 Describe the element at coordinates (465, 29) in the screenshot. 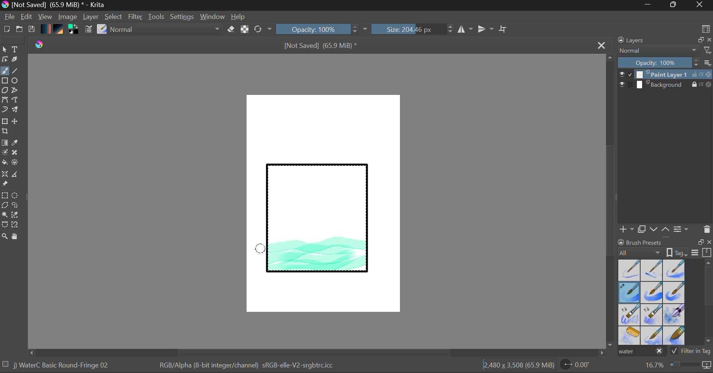

I see `Vertical Mirror Flip` at that location.